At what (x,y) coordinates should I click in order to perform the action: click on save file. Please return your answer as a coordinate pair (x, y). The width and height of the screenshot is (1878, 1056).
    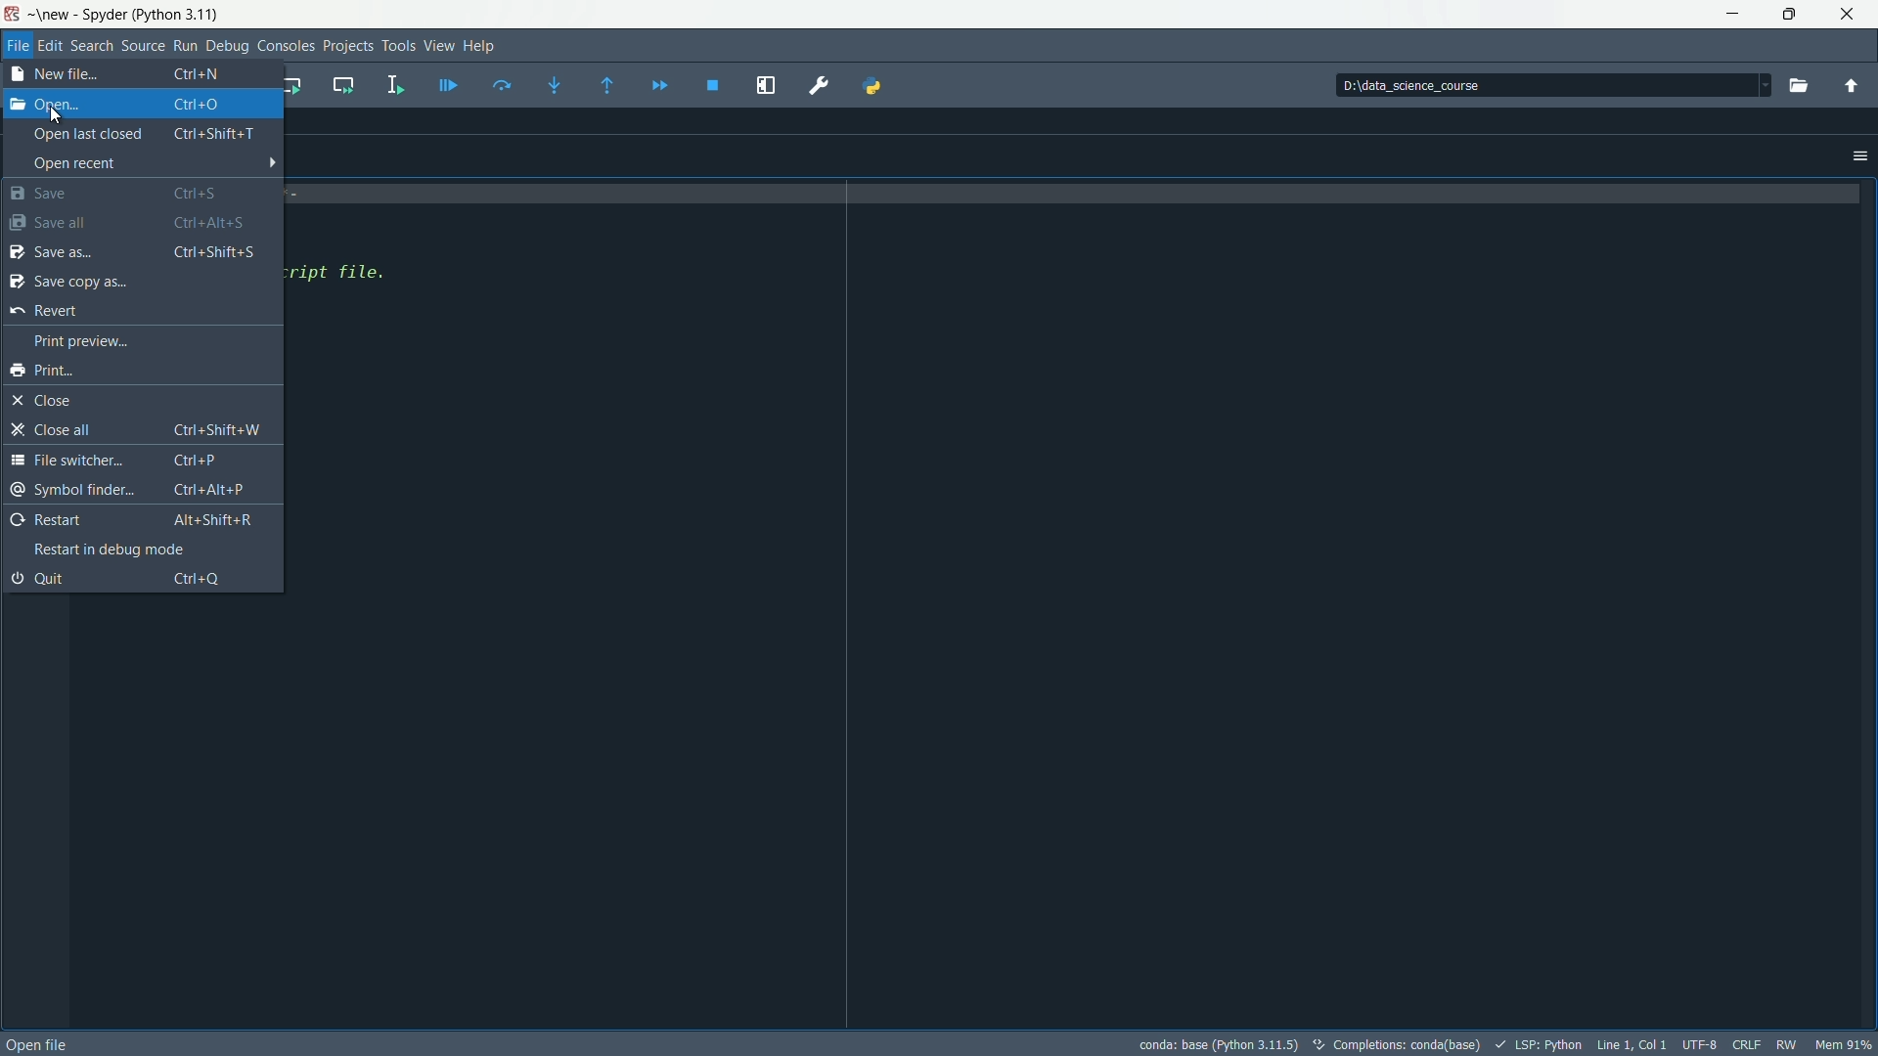
    Looking at the image, I should click on (133, 220).